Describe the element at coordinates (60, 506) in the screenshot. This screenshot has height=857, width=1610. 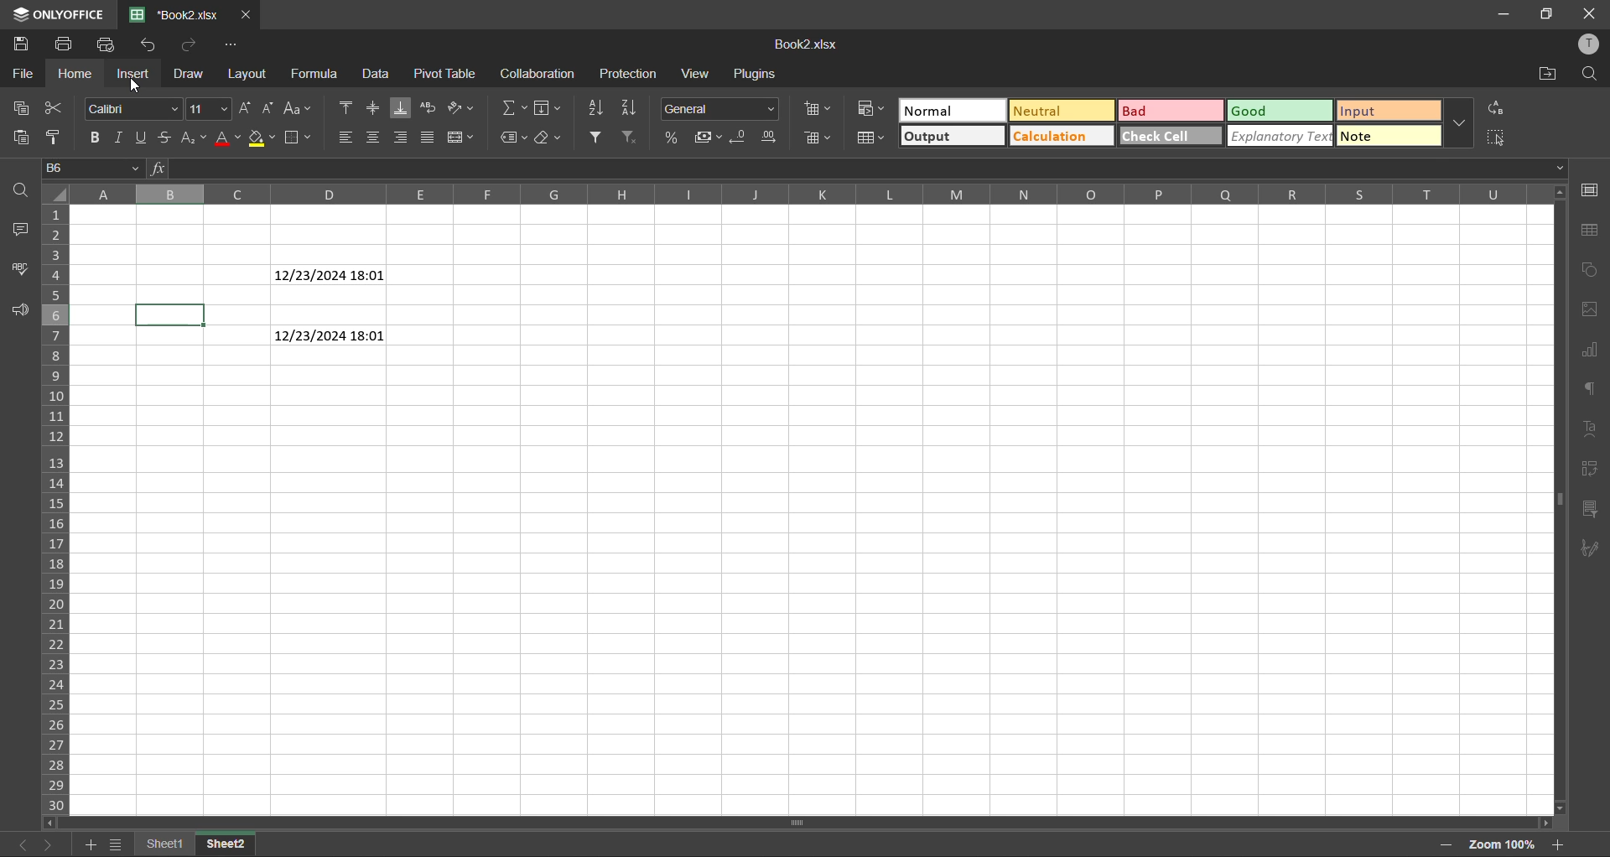
I see `row numbers` at that location.